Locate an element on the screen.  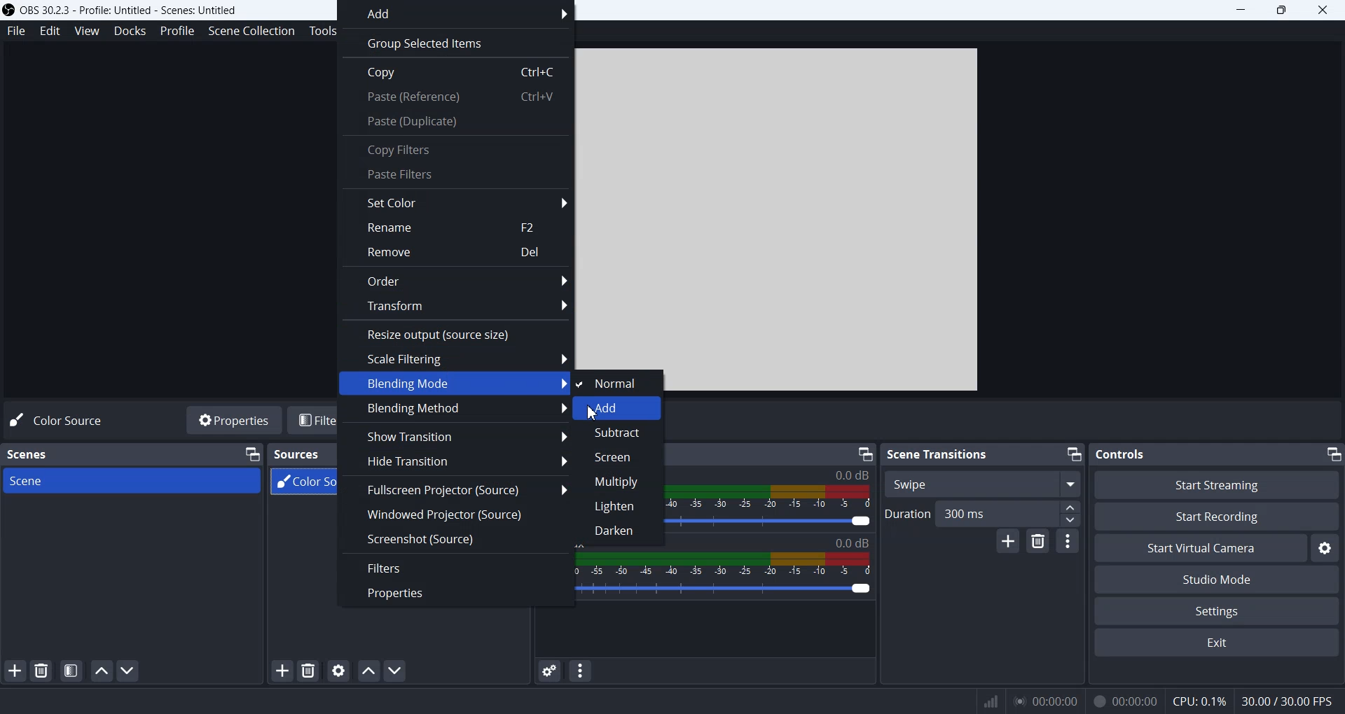
Studio Mode is located at coordinates (1218, 578).